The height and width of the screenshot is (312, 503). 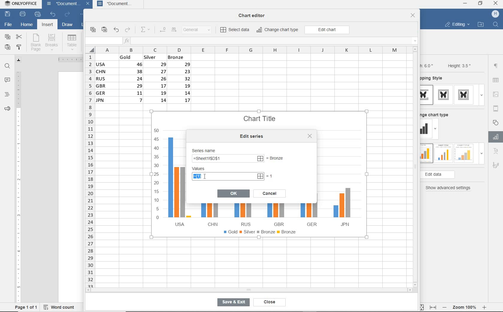 What do you see at coordinates (465, 3) in the screenshot?
I see `minimize` at bounding box center [465, 3].